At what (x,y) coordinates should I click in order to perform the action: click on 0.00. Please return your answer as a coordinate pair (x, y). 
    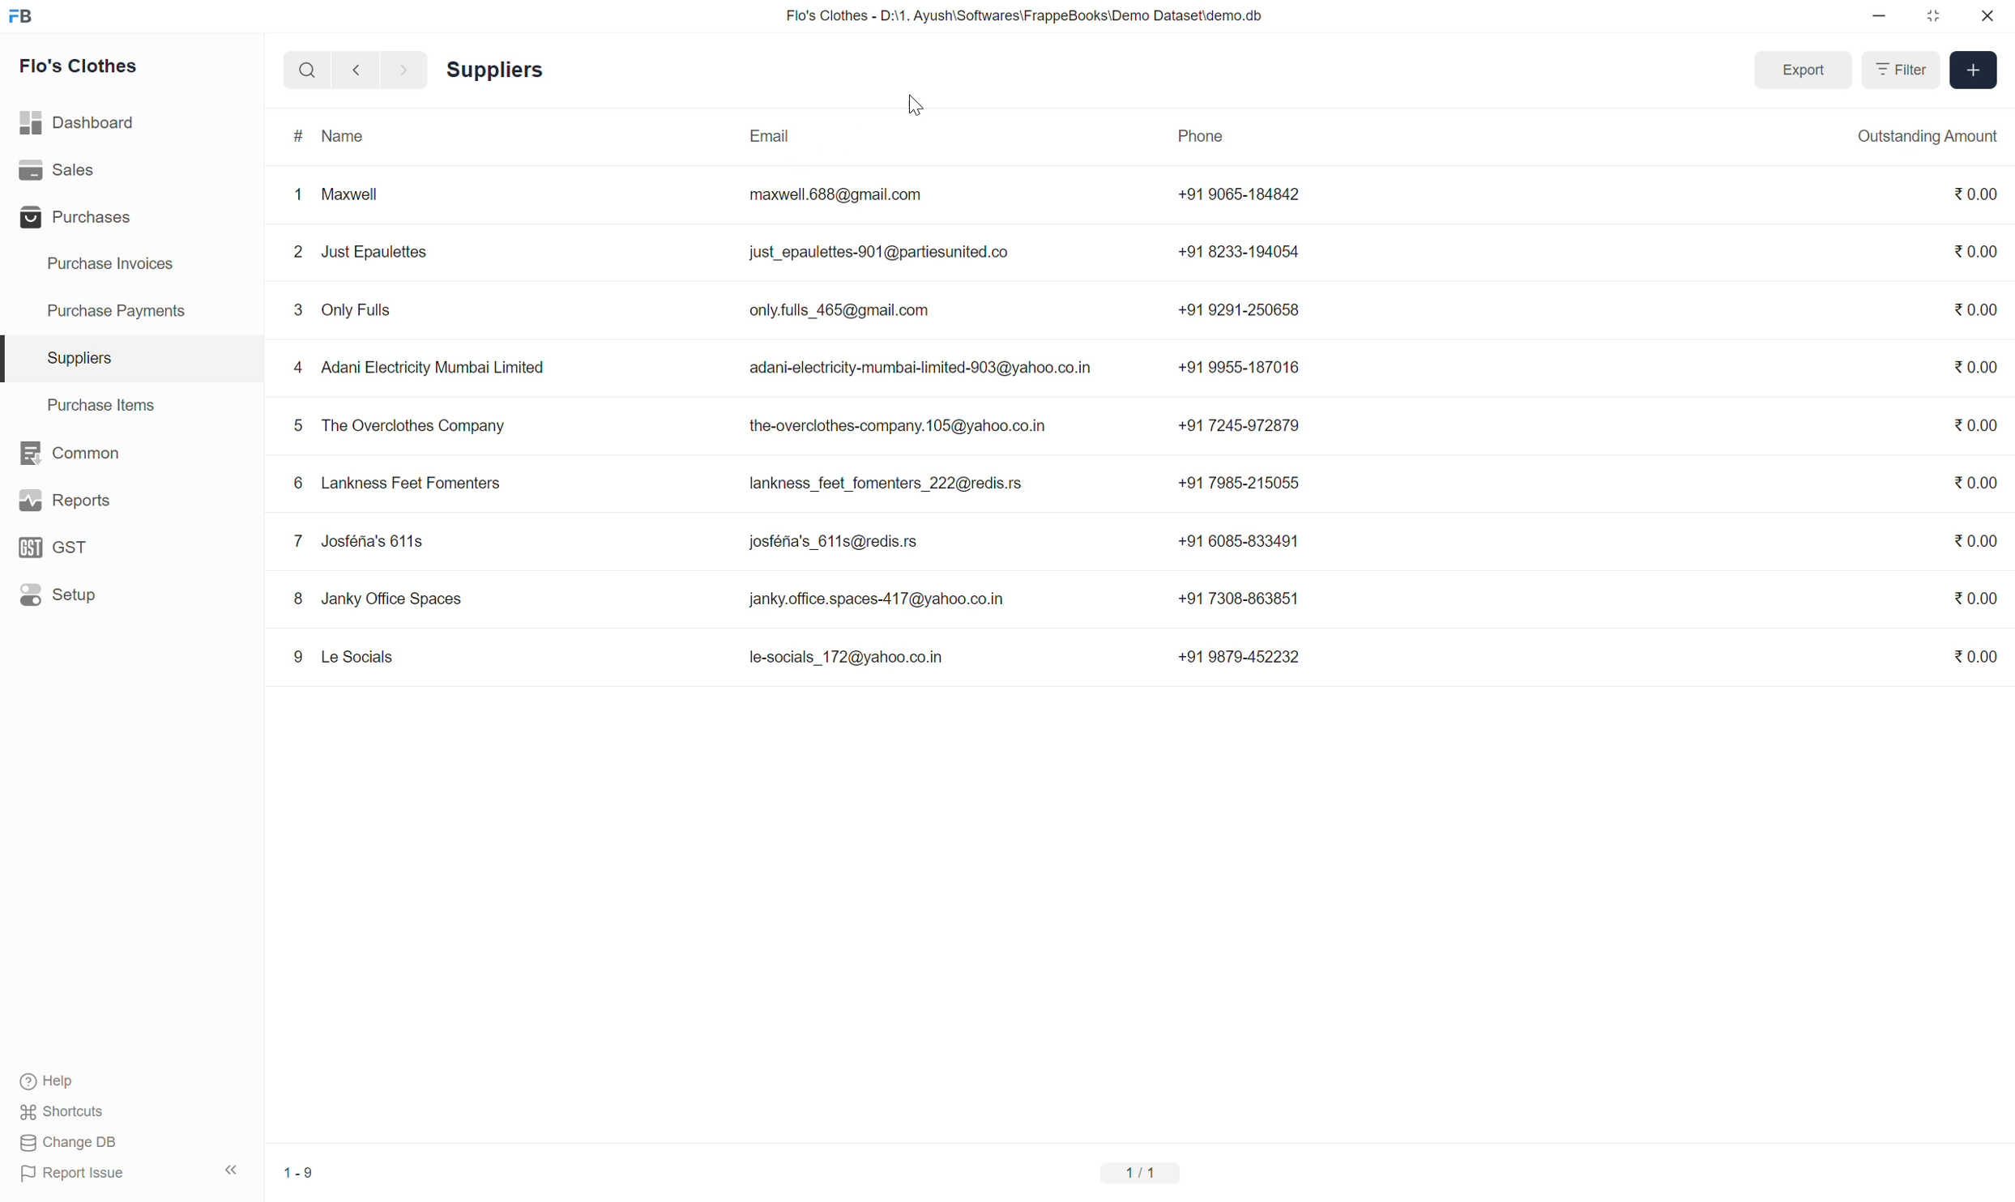
    Looking at the image, I should click on (1976, 595).